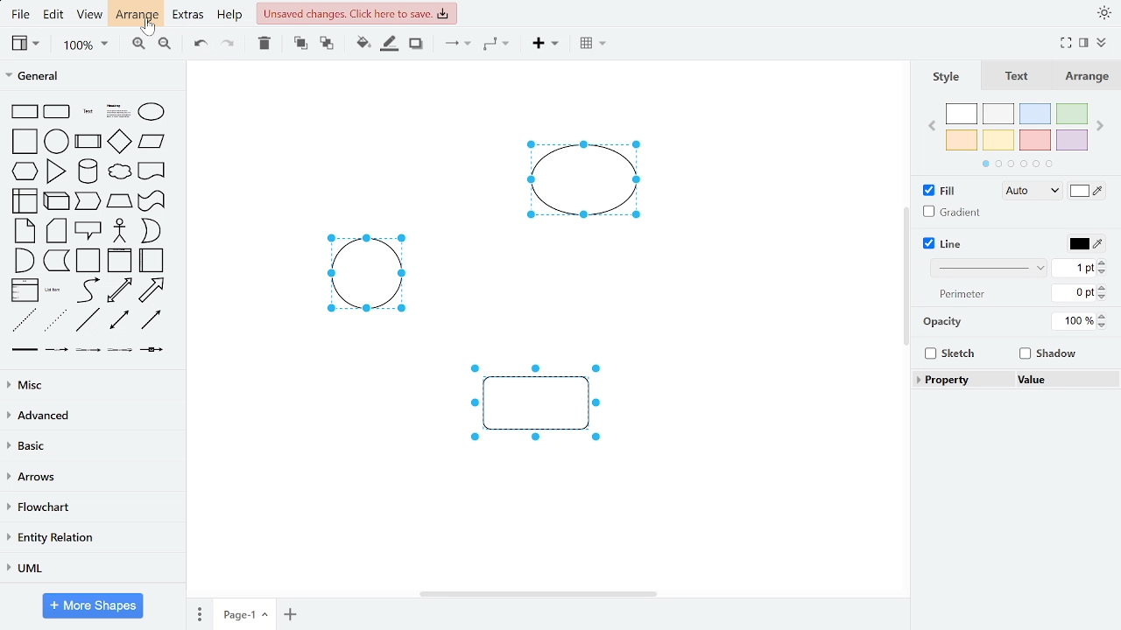 The height and width of the screenshot is (630, 1121). What do you see at coordinates (92, 16) in the screenshot?
I see `view` at bounding box center [92, 16].